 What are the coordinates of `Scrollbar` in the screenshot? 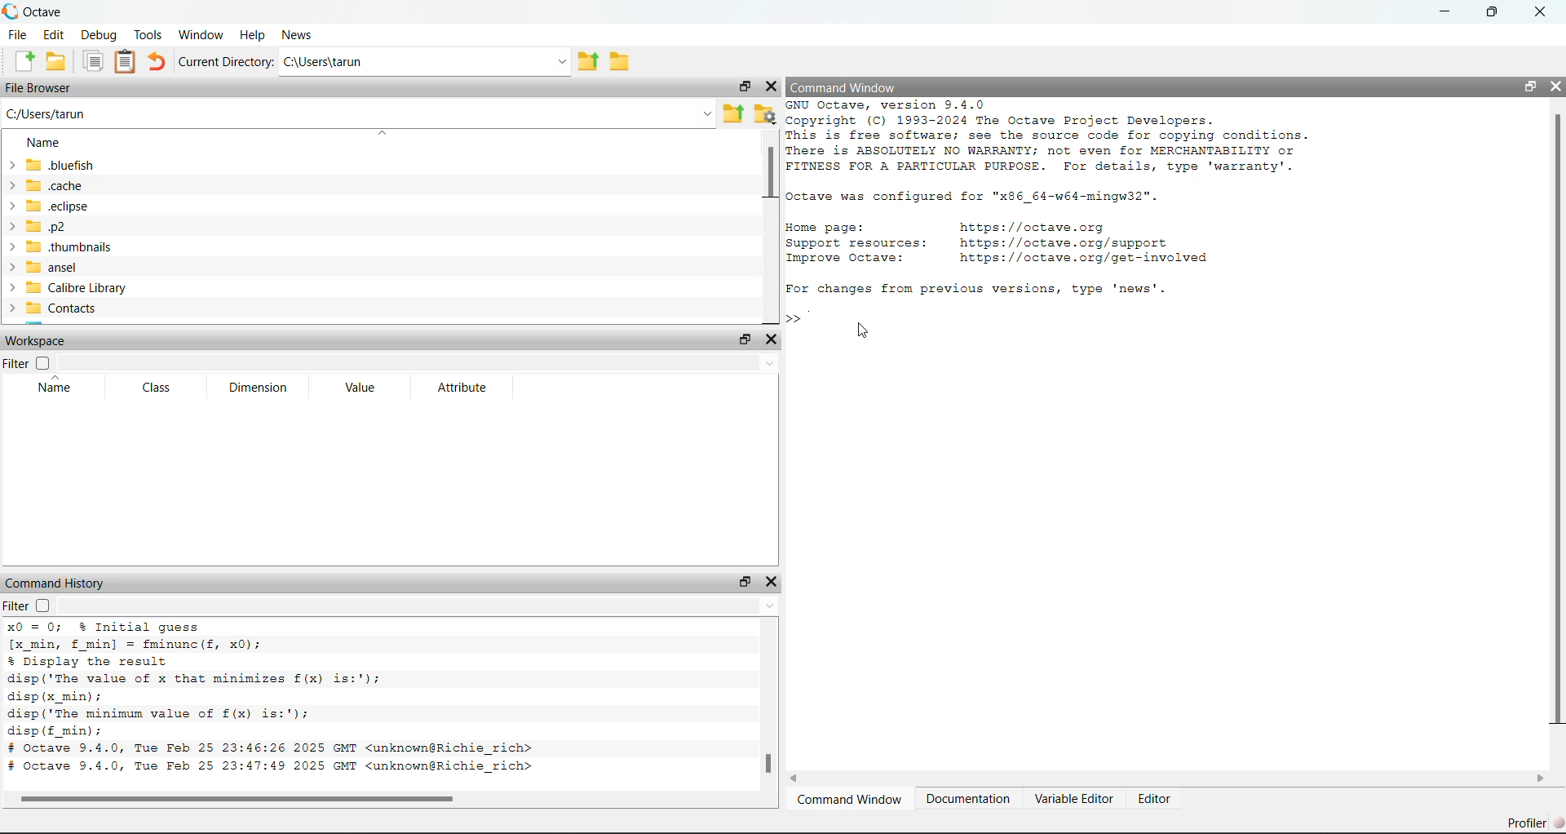 It's located at (1555, 423).